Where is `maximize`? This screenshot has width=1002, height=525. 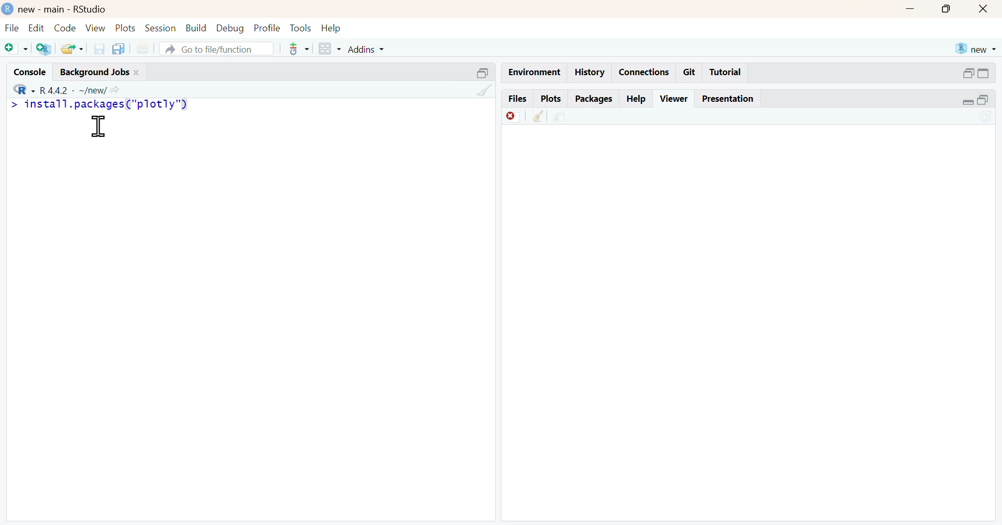
maximize is located at coordinates (481, 72).